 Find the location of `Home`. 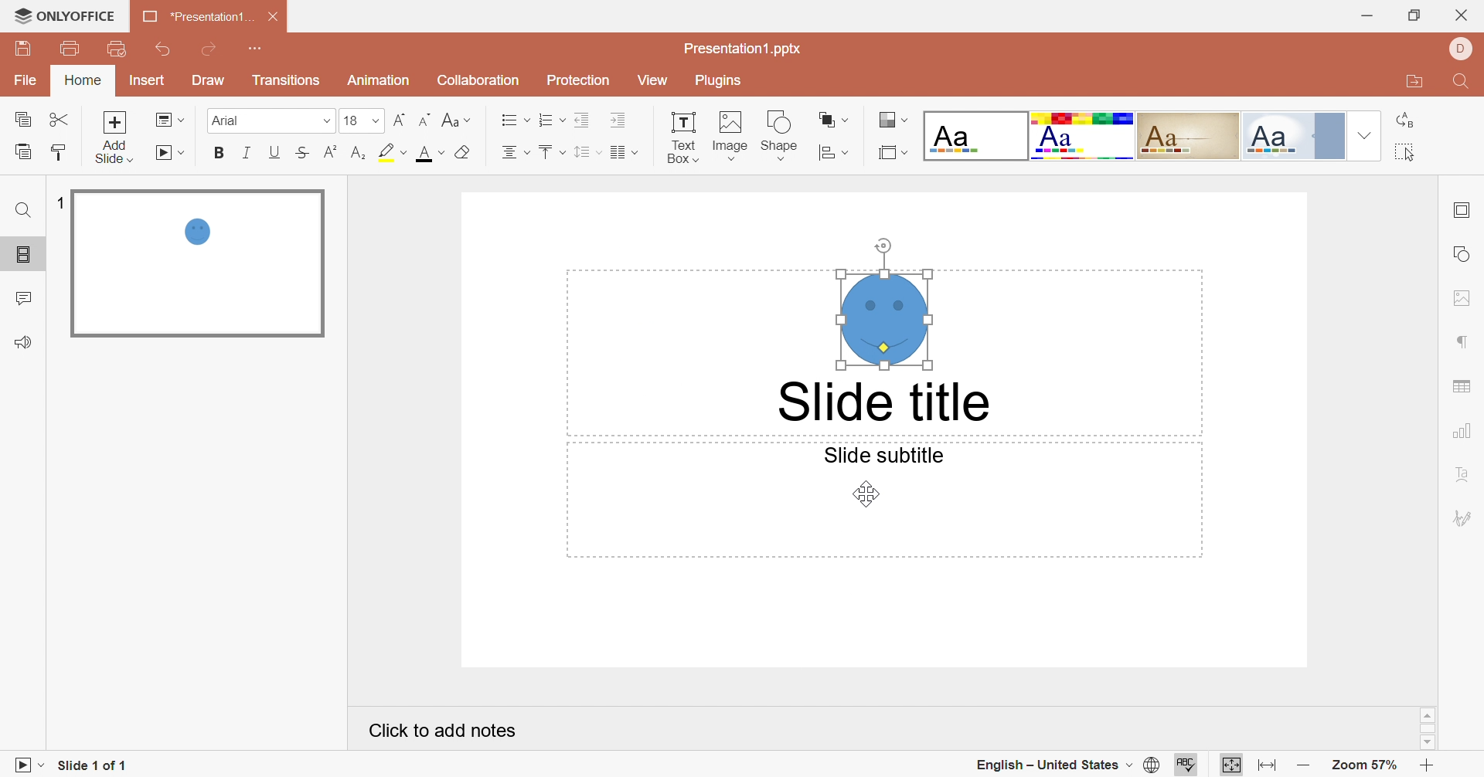

Home is located at coordinates (84, 80).